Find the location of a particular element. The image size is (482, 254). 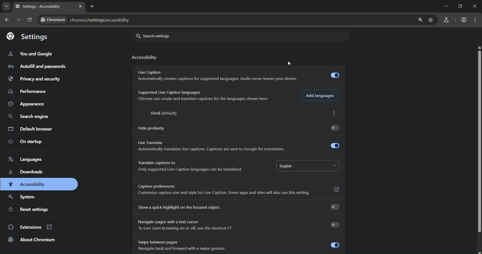

Hindi (default) is located at coordinates (162, 113).